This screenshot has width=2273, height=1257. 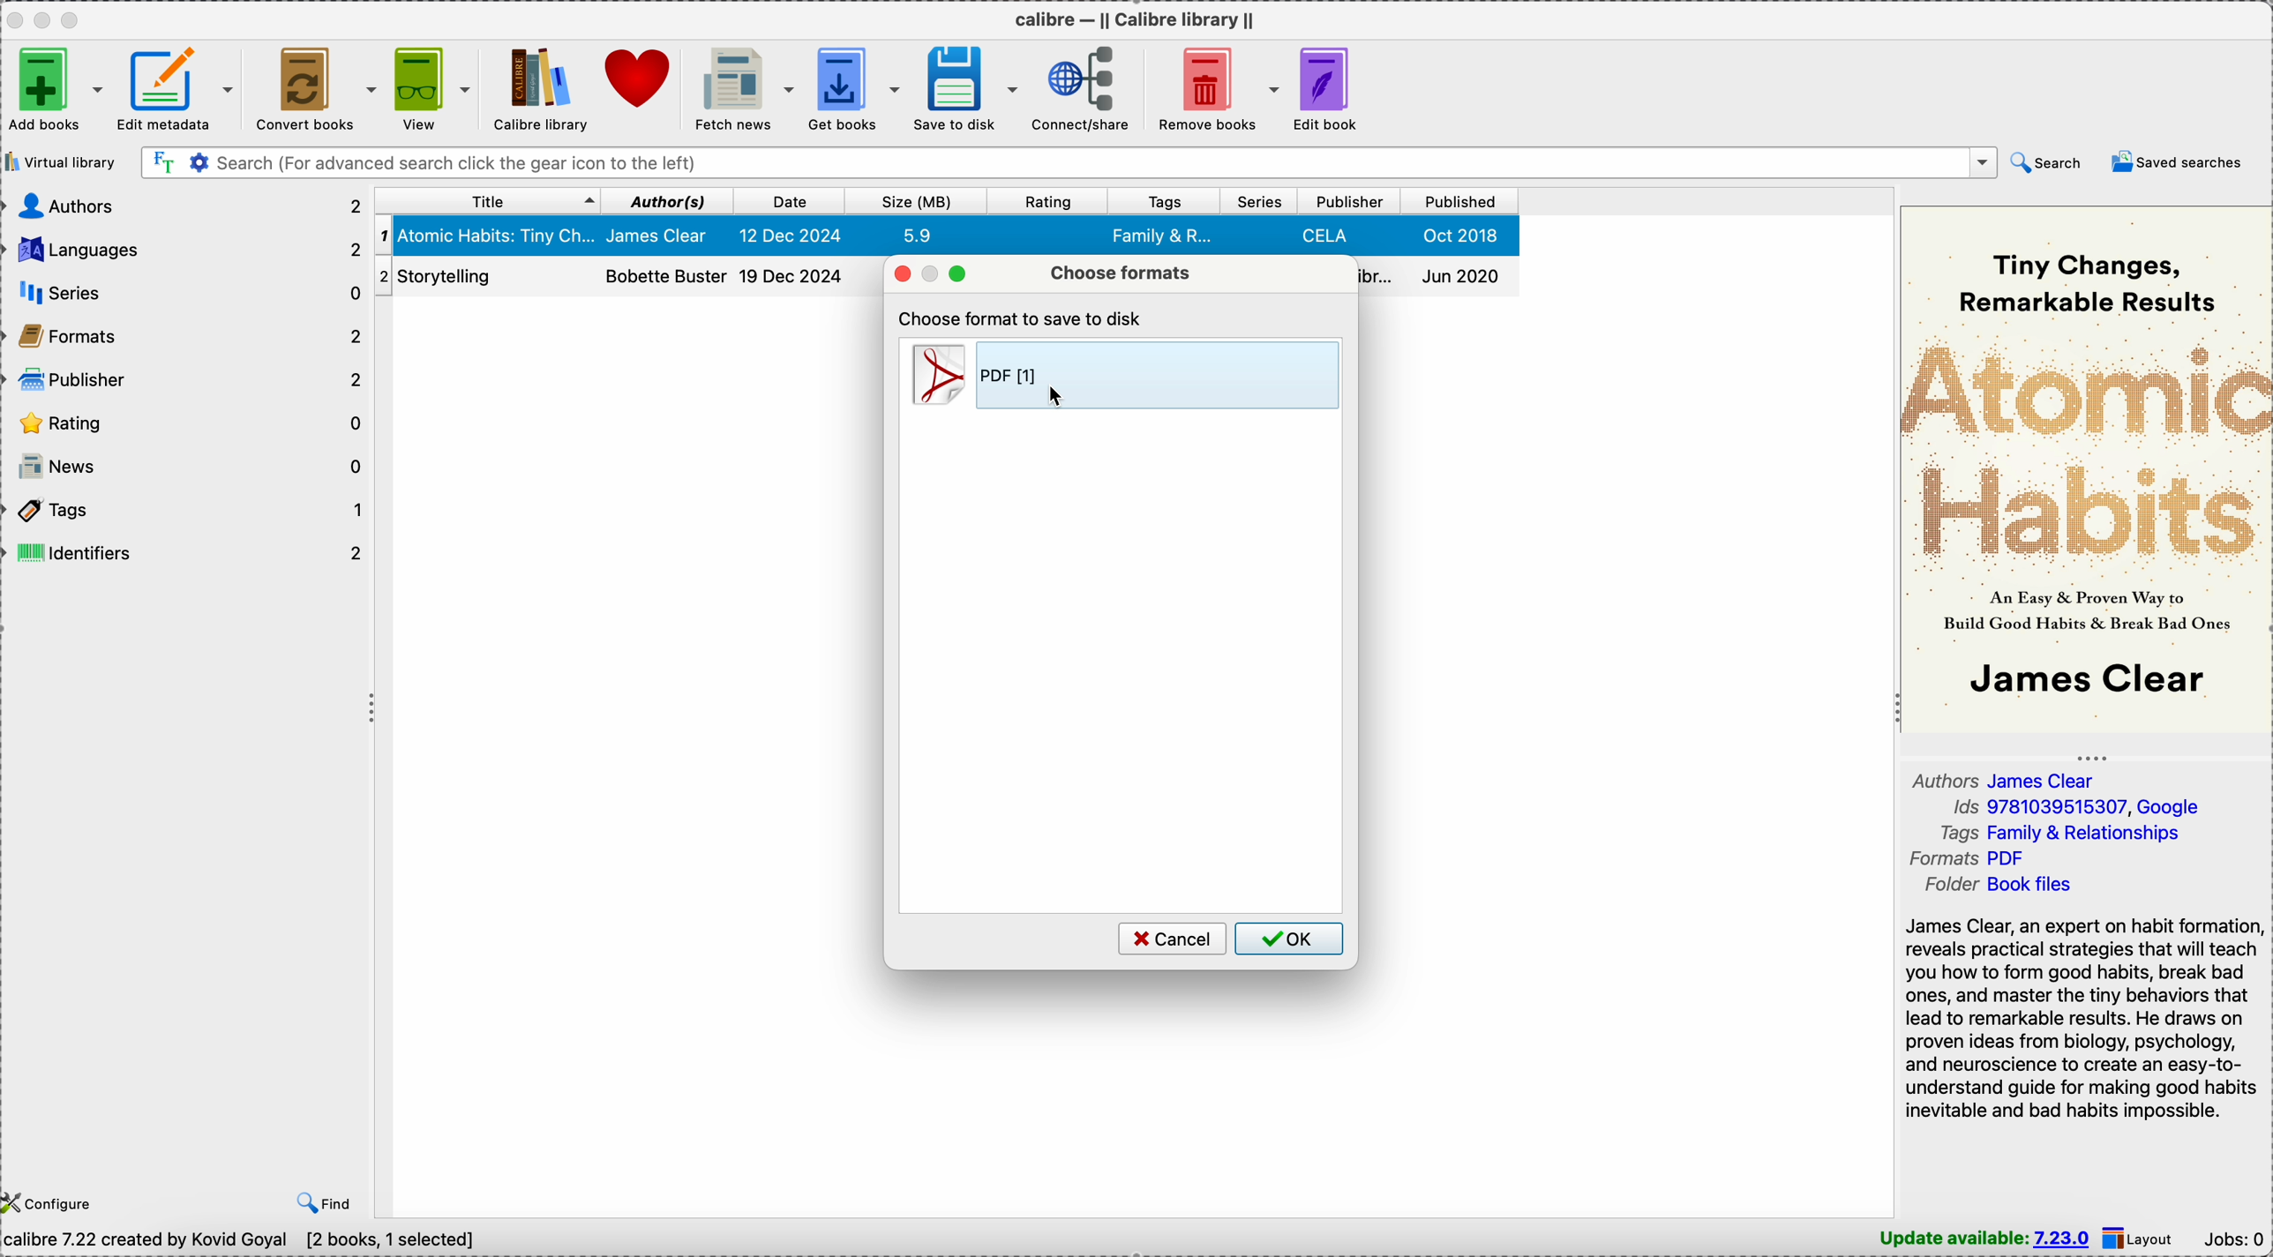 I want to click on series, so click(x=1260, y=199).